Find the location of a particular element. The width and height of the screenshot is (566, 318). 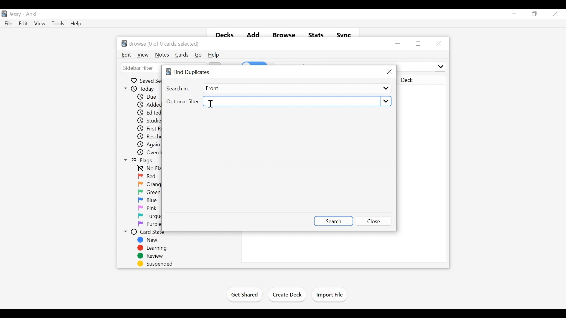

Green is located at coordinates (149, 192).